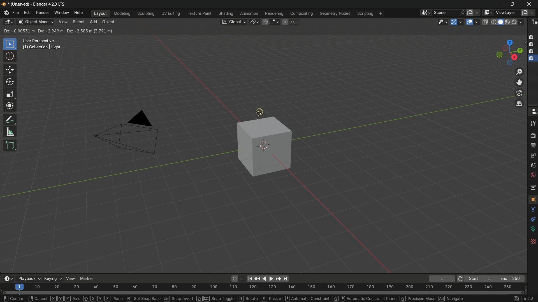  What do you see at coordinates (45, 44) in the screenshot?
I see `user perspective (1) collection | cube` at bounding box center [45, 44].